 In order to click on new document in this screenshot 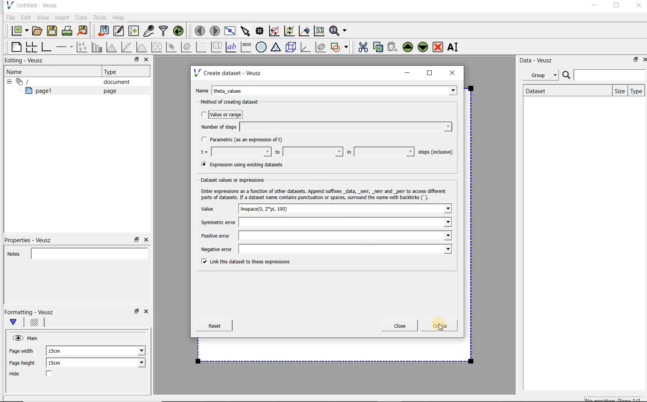, I will do `click(18, 30)`.